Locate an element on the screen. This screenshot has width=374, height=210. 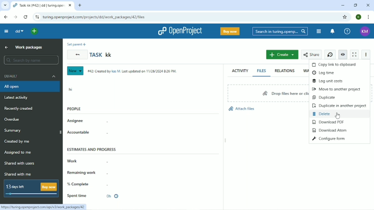
Minimize is located at coordinates (342, 5).